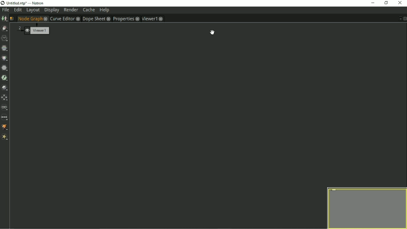 This screenshot has width=407, height=229. What do you see at coordinates (5, 117) in the screenshot?
I see `Other` at bounding box center [5, 117].